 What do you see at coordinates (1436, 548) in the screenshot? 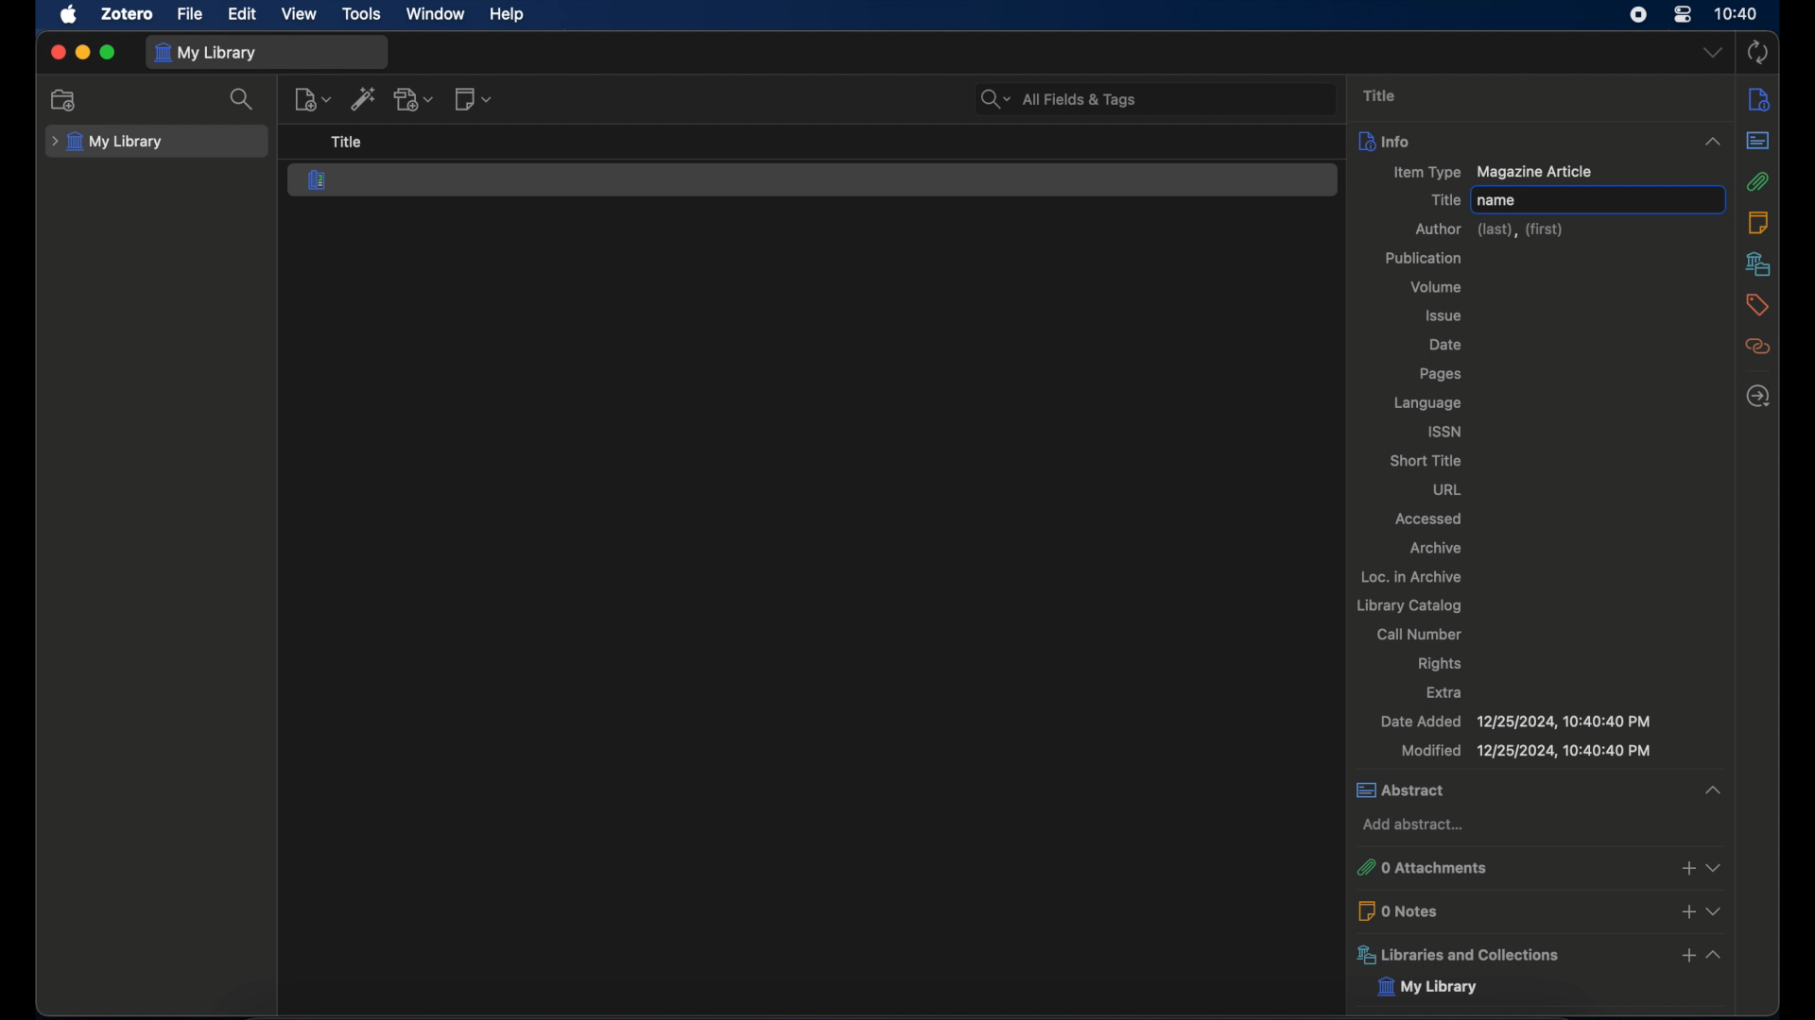
I see `archive` at bounding box center [1436, 548].